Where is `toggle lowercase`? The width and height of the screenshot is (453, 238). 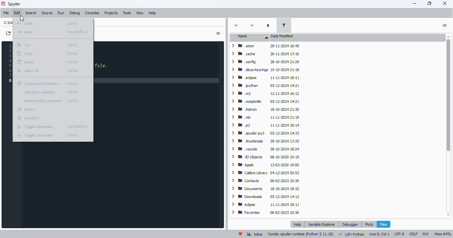 toggle lowercase is located at coordinates (35, 135).